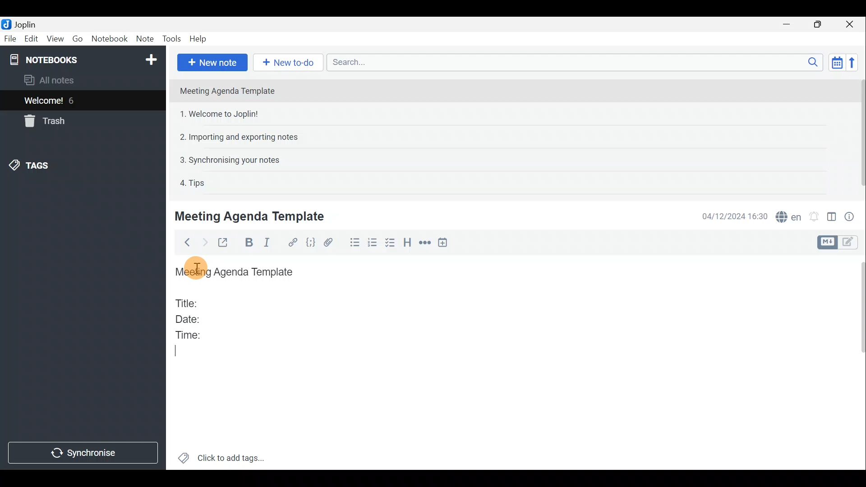 Image resolution: width=866 pixels, height=487 pixels. Describe the element at coordinates (176, 352) in the screenshot. I see `Cursor` at that location.